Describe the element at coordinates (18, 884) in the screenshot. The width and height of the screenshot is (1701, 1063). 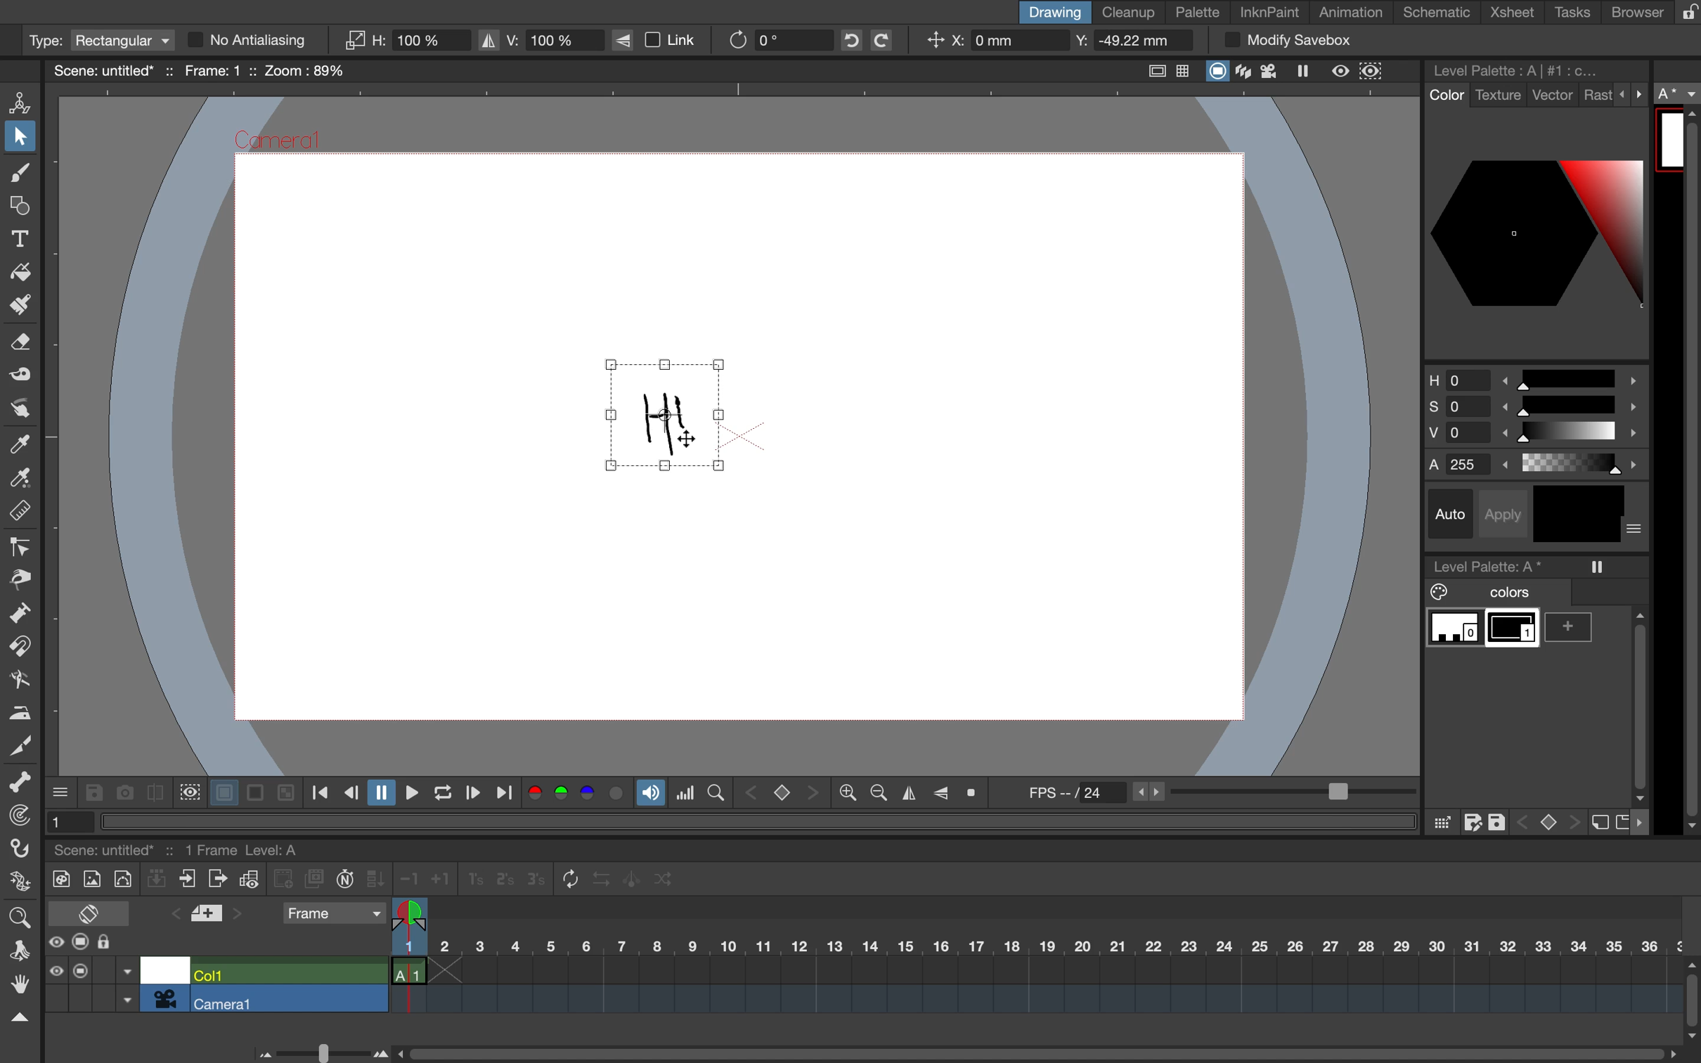
I see `plastic tool` at that location.